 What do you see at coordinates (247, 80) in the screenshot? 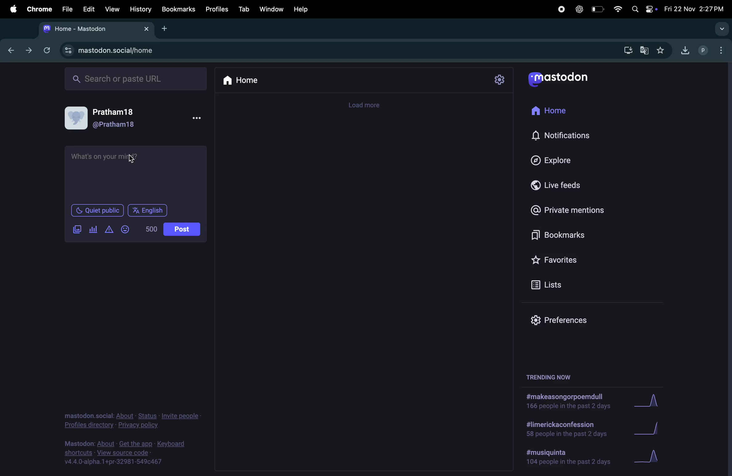
I see `home` at bounding box center [247, 80].